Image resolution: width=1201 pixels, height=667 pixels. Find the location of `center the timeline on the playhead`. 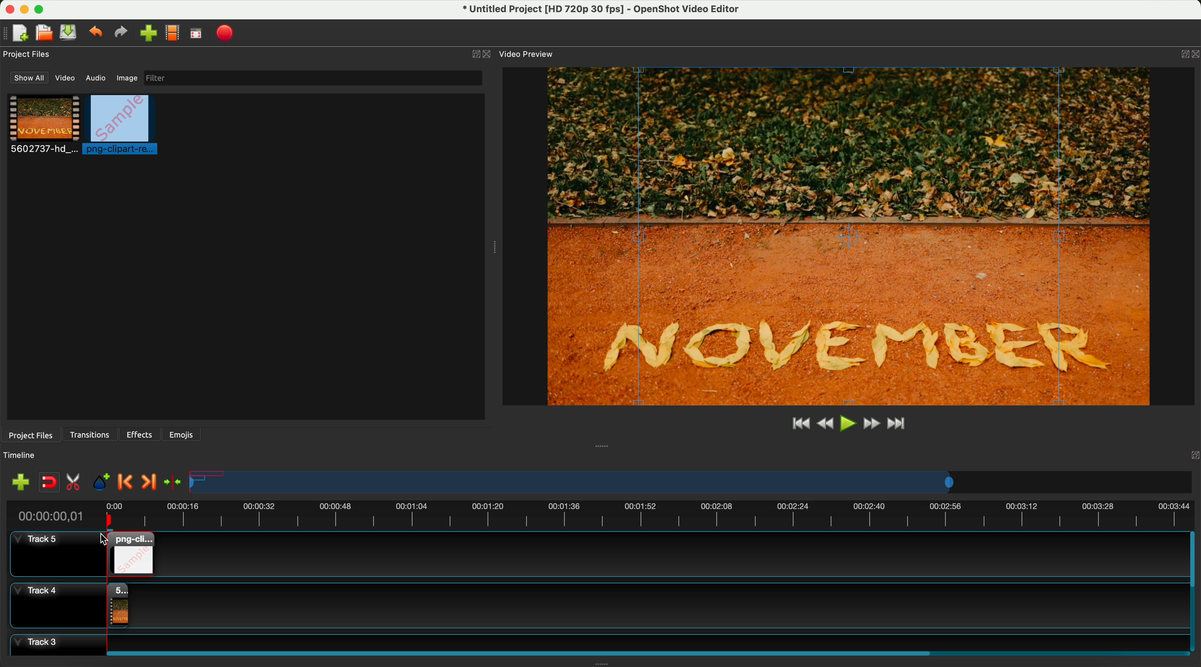

center the timeline on the playhead is located at coordinates (172, 481).